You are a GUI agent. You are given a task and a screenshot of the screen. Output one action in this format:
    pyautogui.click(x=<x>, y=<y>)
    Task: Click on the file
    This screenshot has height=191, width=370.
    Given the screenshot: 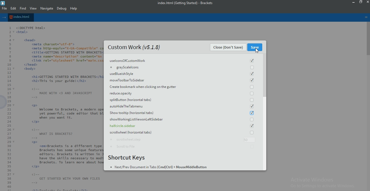 What is the action you would take?
    pyautogui.click(x=4, y=8)
    